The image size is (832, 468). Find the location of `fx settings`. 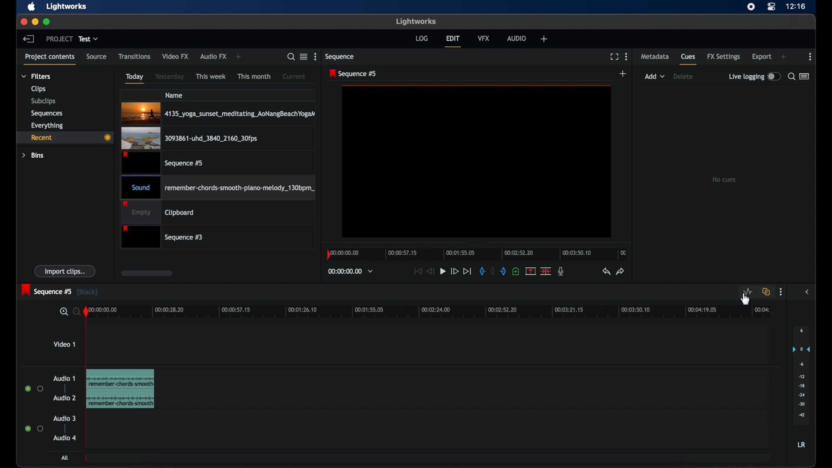

fx settings is located at coordinates (724, 57).